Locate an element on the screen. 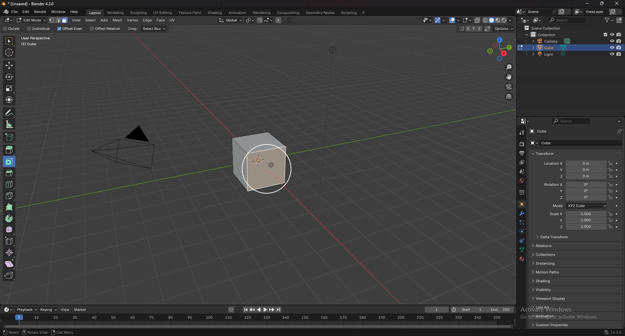 The image size is (625, 336). rotation y is located at coordinates (576, 190).